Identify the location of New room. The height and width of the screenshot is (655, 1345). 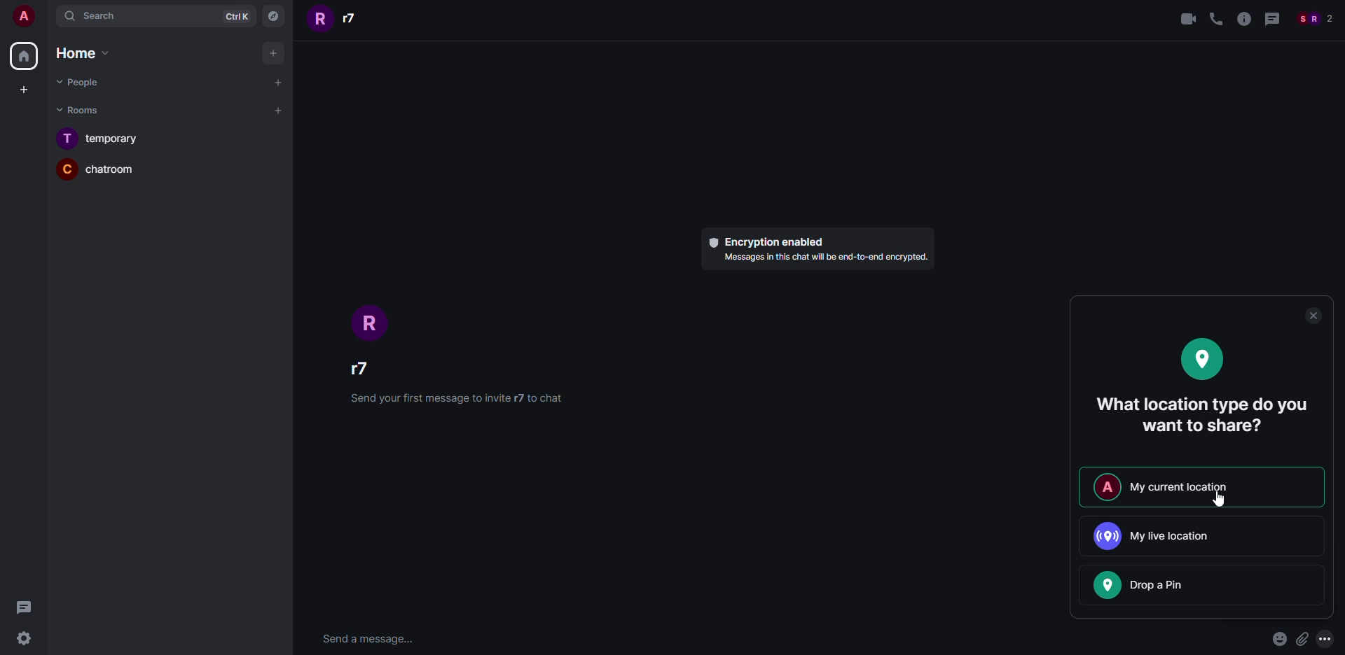
(279, 111).